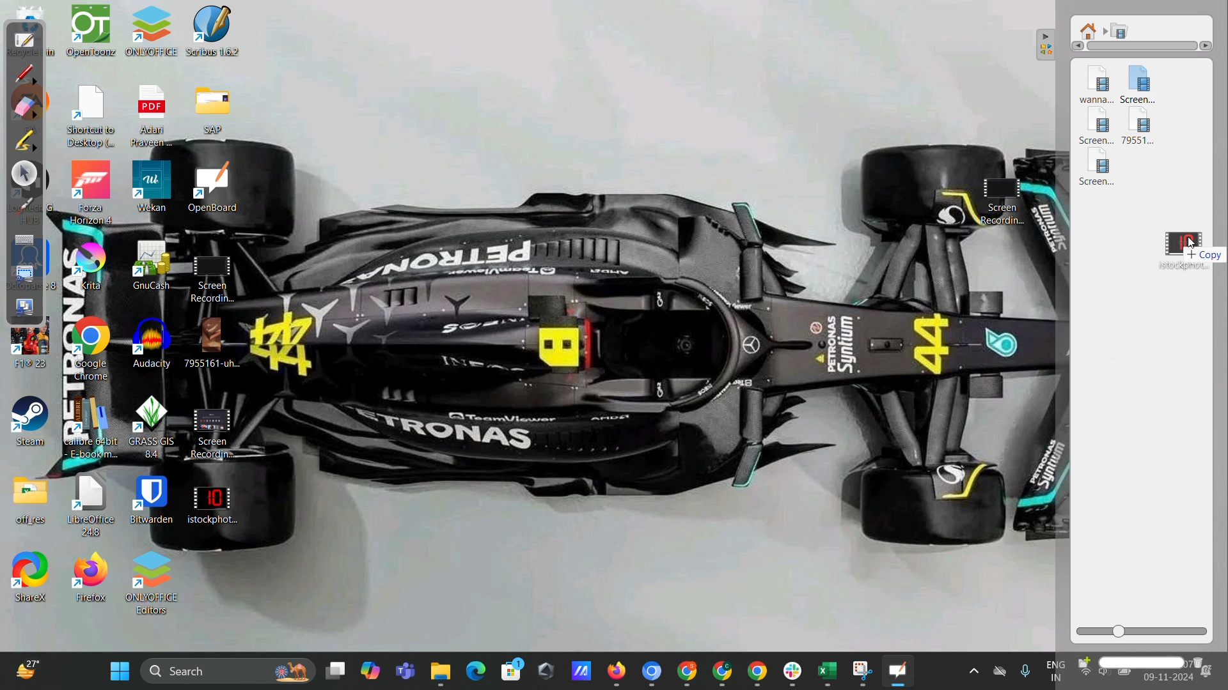 Image resolution: width=1228 pixels, height=690 pixels. What do you see at coordinates (437, 672) in the screenshot?
I see `Minimized file explorer` at bounding box center [437, 672].